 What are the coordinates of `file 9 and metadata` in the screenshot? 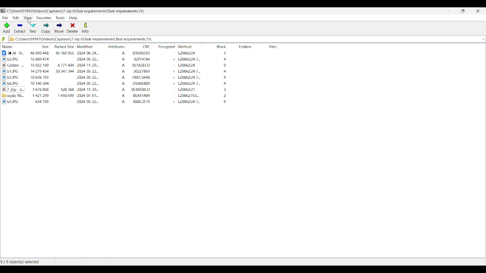 It's located at (140, 102).